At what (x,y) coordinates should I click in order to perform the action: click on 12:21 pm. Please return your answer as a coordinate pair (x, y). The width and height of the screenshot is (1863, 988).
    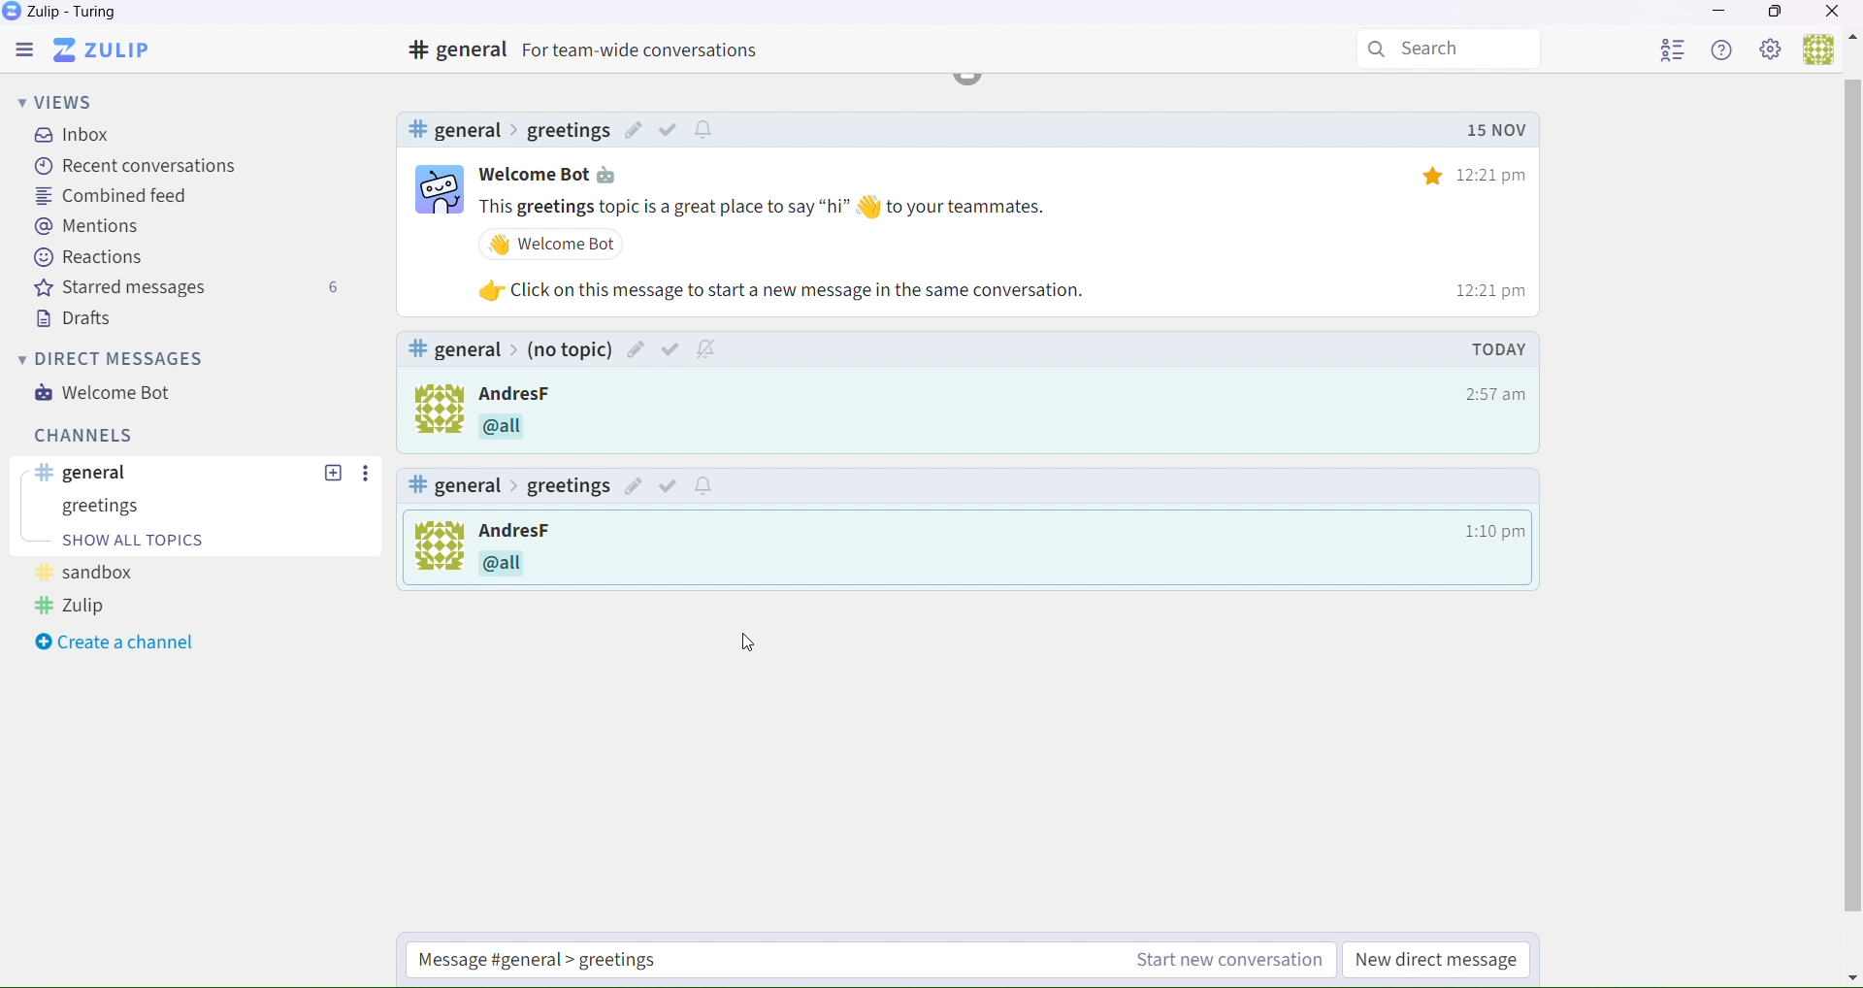
    Looking at the image, I should click on (1467, 390).